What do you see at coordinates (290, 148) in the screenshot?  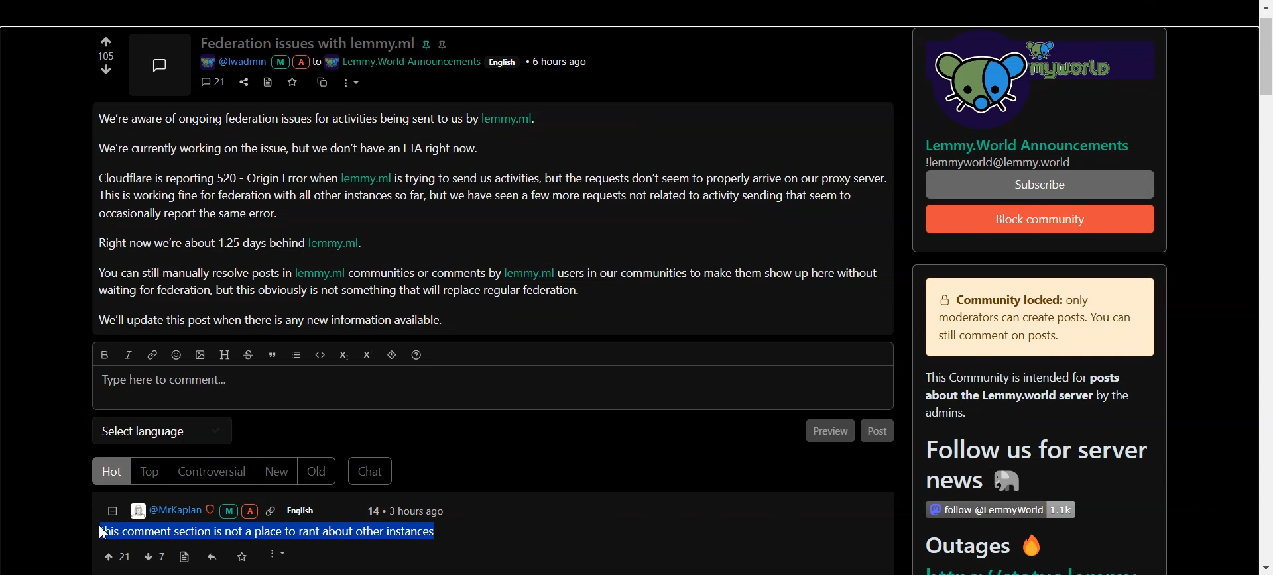 I see `We're currently working on the issue, but we don’t have an ETA right now.` at bounding box center [290, 148].